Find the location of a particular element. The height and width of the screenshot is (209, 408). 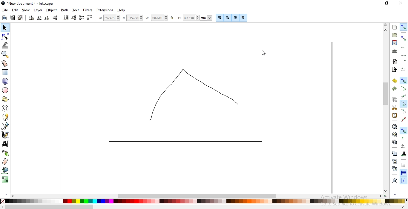

snap midpointsof bounding boxes edges is located at coordinates (404, 61).